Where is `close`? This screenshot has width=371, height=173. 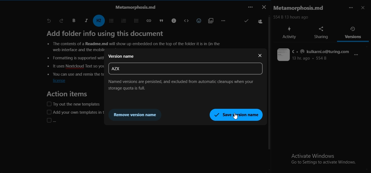 close is located at coordinates (364, 8).